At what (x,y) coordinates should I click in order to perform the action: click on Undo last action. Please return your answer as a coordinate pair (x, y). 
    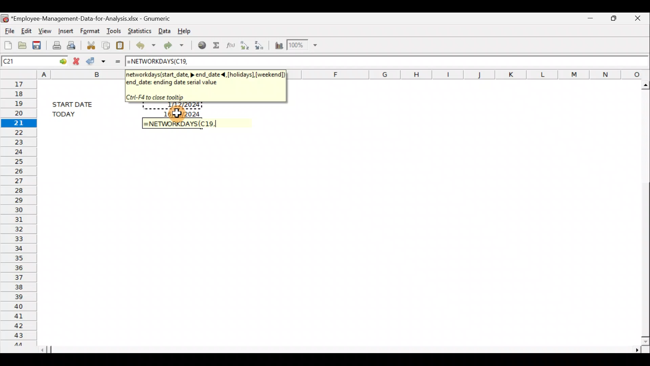
    Looking at the image, I should click on (144, 44).